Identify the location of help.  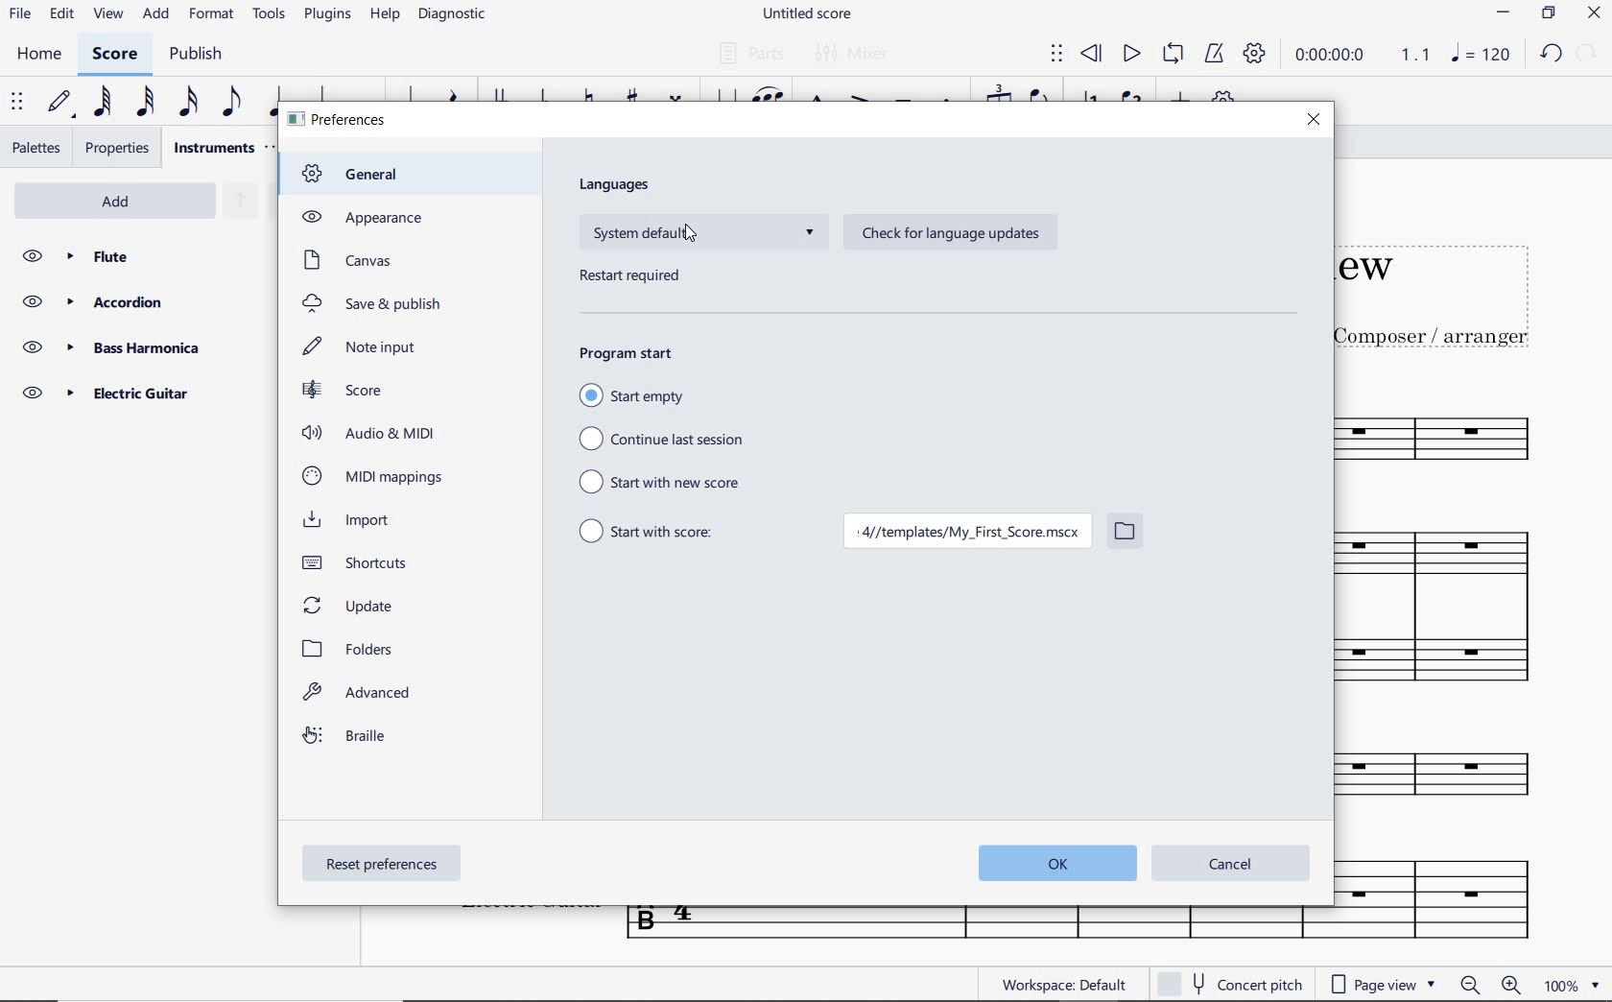
(385, 16).